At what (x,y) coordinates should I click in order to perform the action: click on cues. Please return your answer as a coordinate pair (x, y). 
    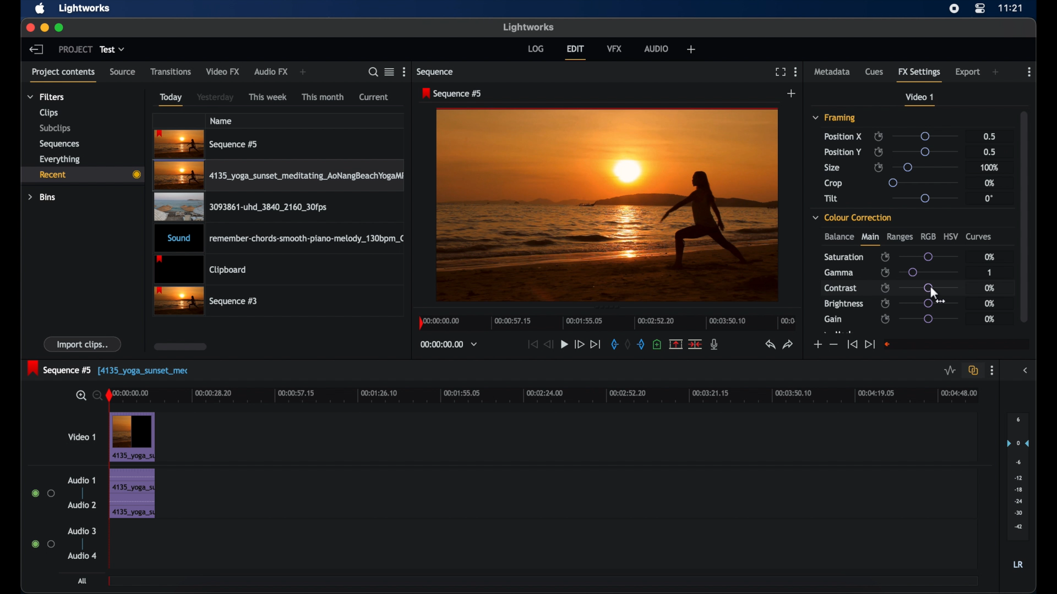
    Looking at the image, I should click on (874, 74).